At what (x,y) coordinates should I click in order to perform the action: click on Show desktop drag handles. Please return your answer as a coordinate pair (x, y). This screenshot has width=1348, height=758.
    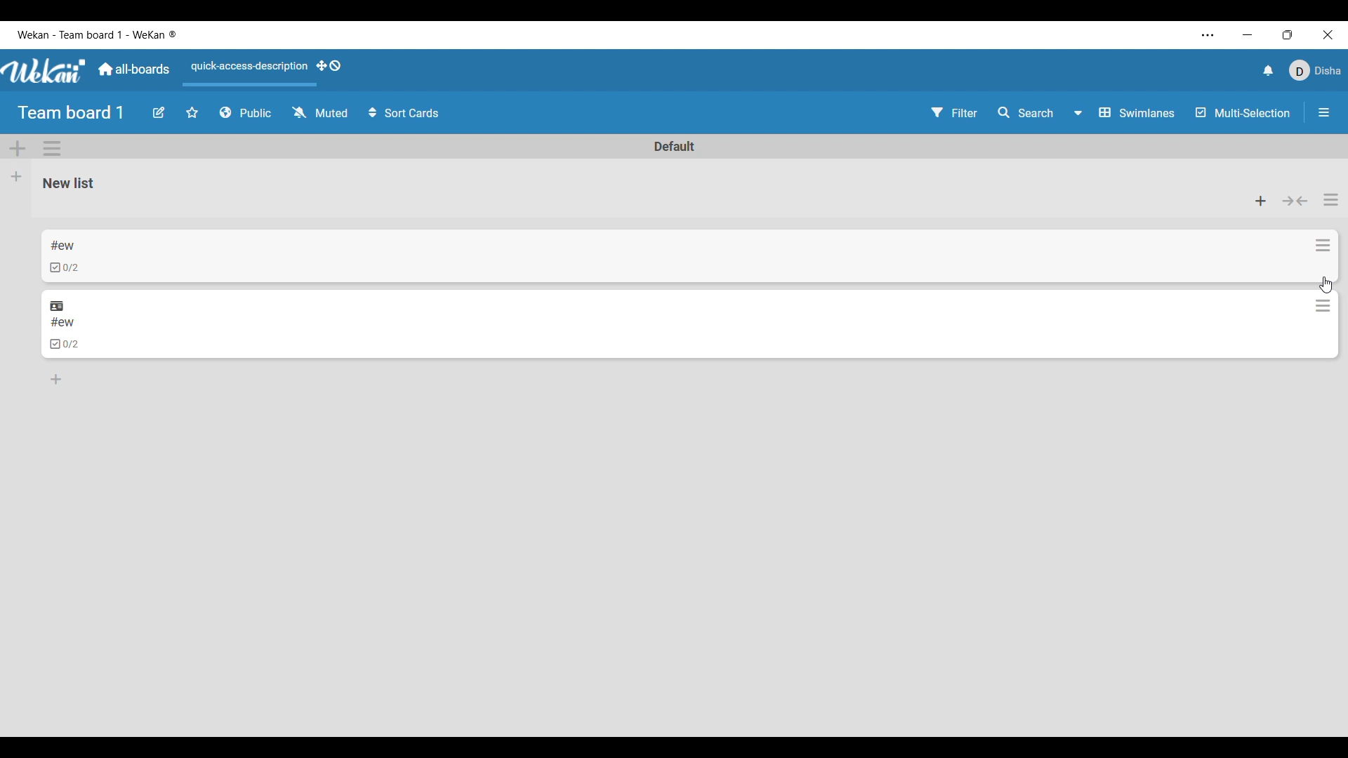
    Looking at the image, I should click on (329, 66).